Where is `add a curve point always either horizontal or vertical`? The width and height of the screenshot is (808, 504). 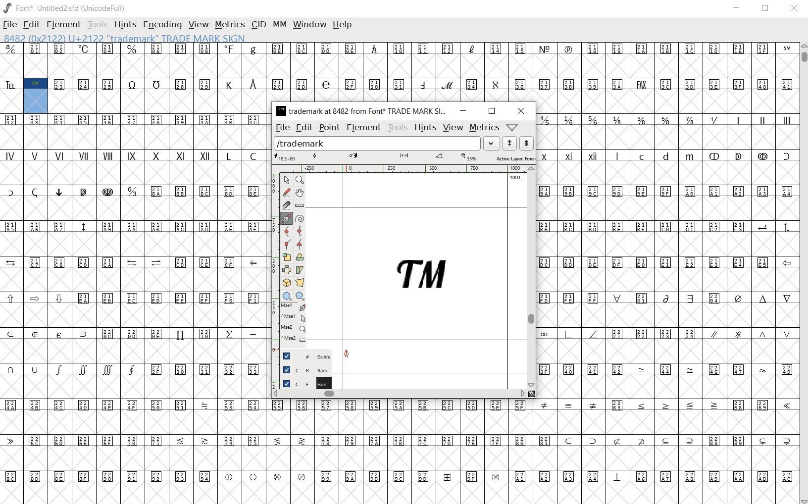
add a curve point always either horizontal or vertical is located at coordinates (301, 231).